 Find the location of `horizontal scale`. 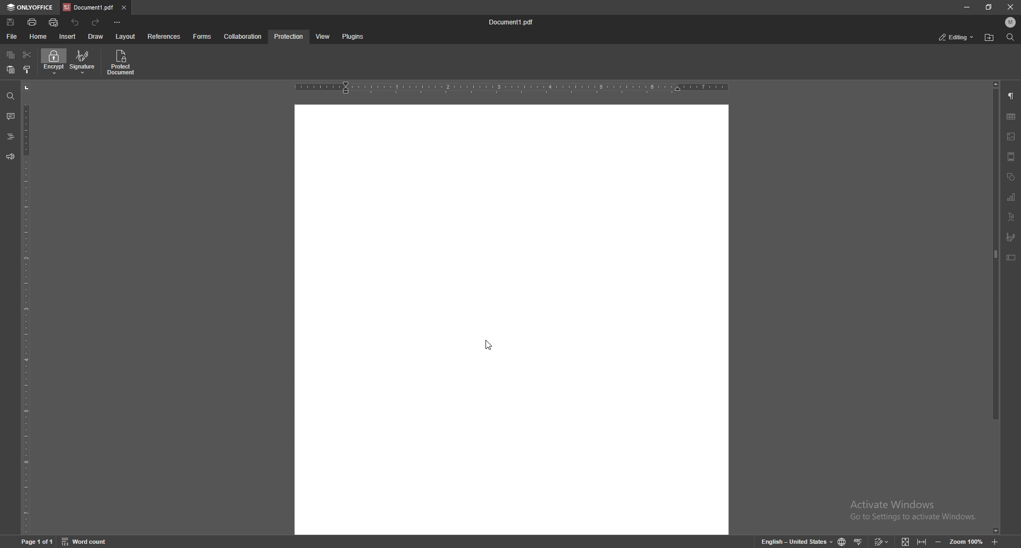

horizontal scale is located at coordinates (511, 87).